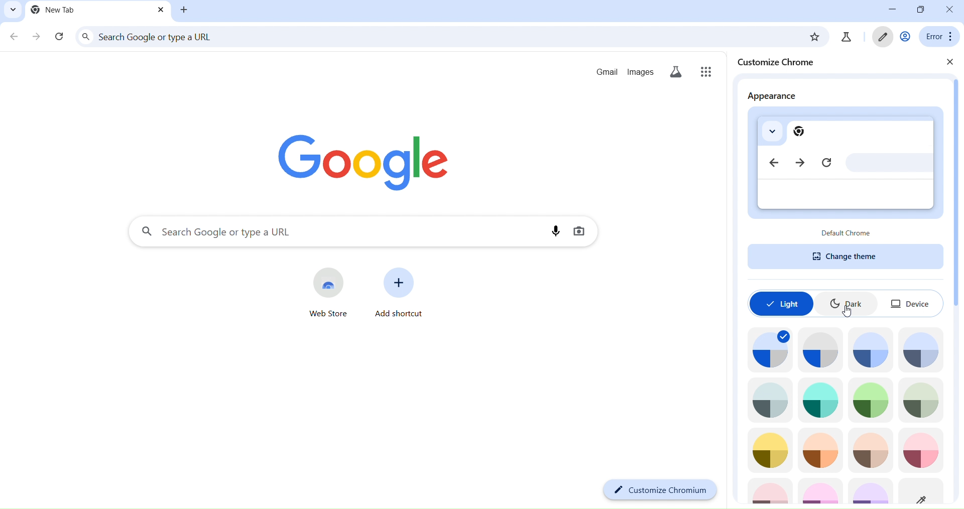  What do you see at coordinates (922, 449) in the screenshot?
I see `theme icon` at bounding box center [922, 449].